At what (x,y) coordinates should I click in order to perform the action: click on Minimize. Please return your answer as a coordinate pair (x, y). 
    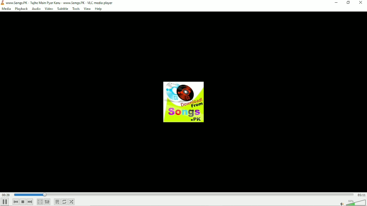
    Looking at the image, I should click on (336, 3).